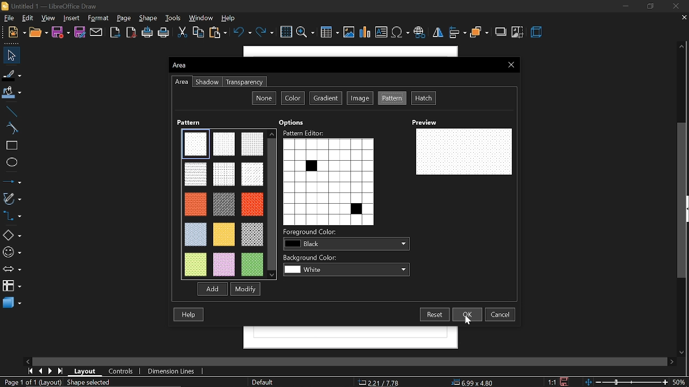  What do you see at coordinates (181, 84) in the screenshot?
I see `Area` at bounding box center [181, 84].